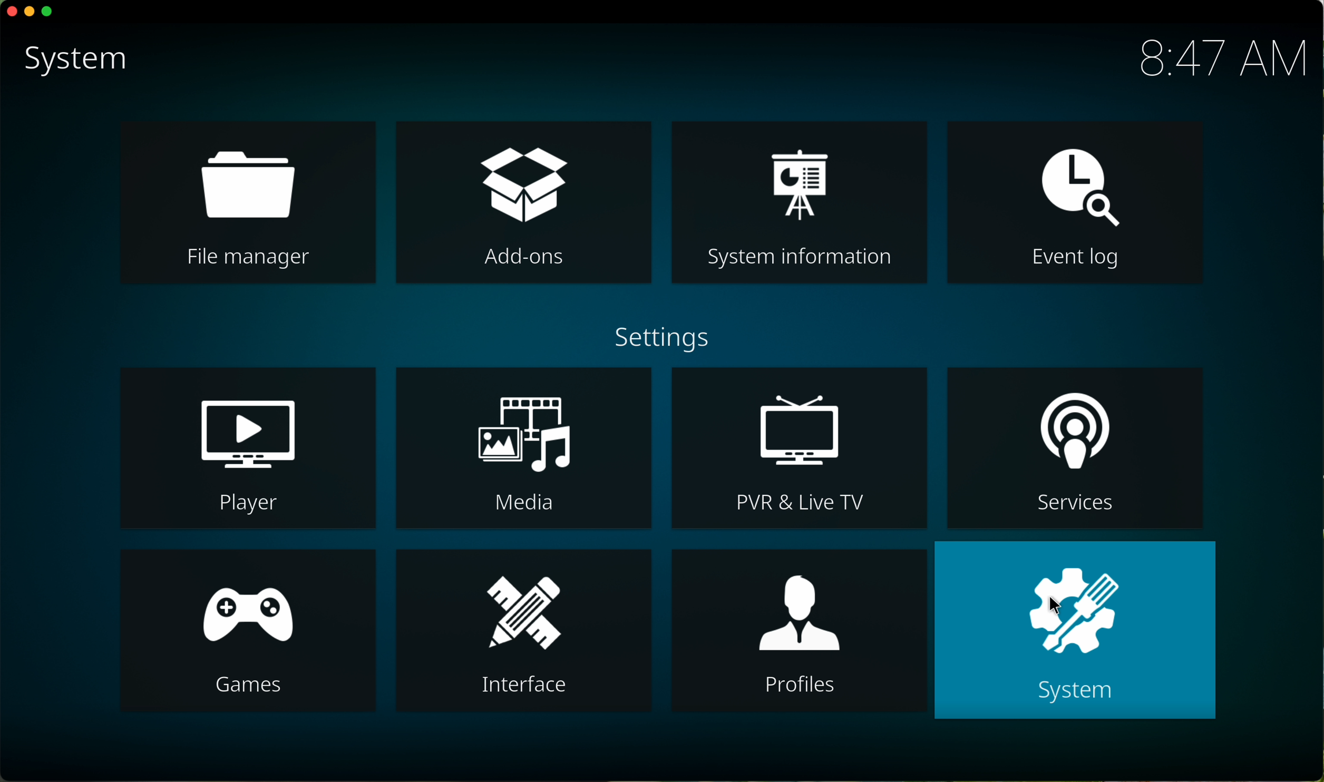 The image size is (1324, 782). I want to click on settings, so click(662, 338).